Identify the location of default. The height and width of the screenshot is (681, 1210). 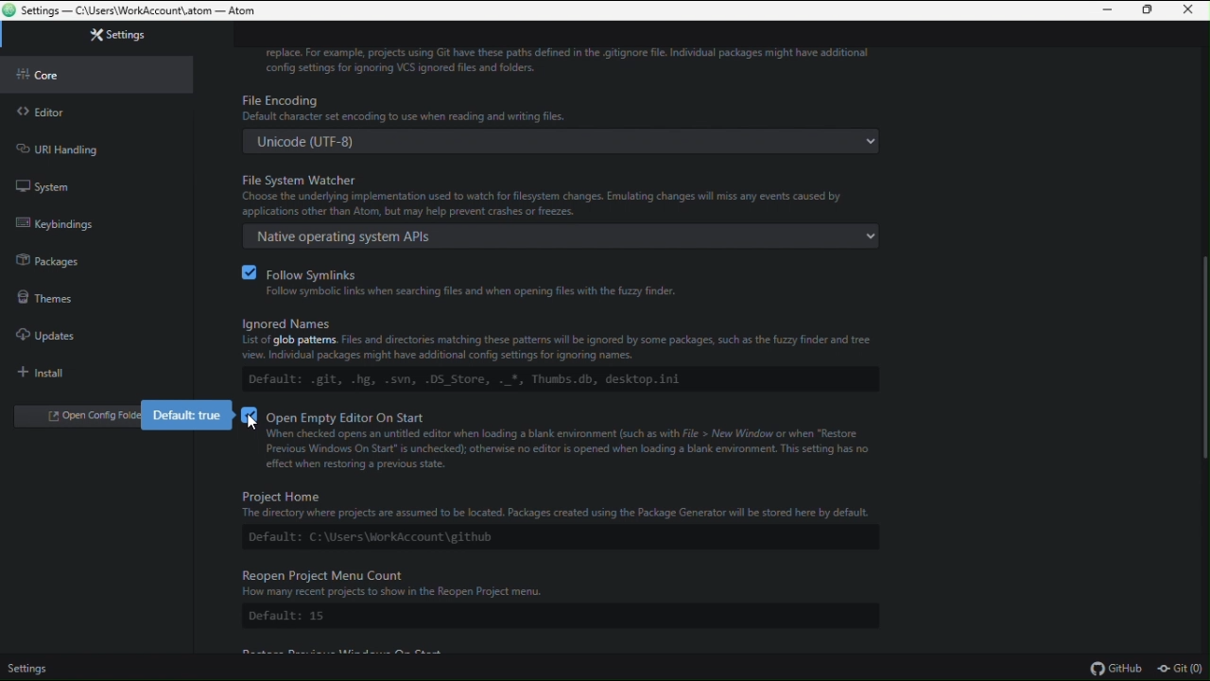
(559, 618).